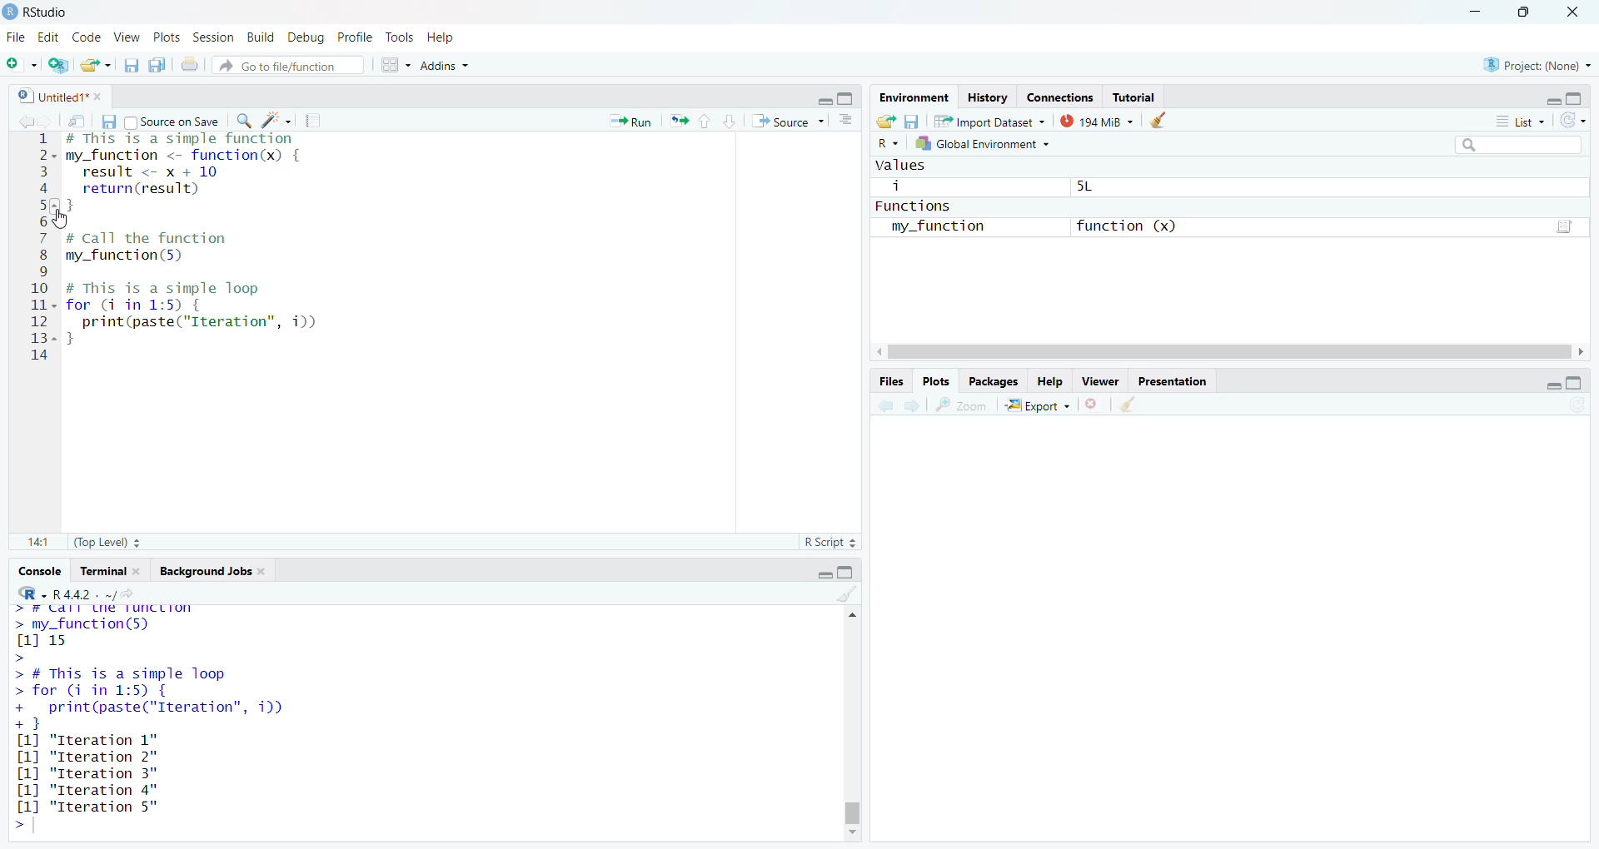 Image resolution: width=1599 pixels, height=849 pixels. I want to click on History, so click(988, 96).